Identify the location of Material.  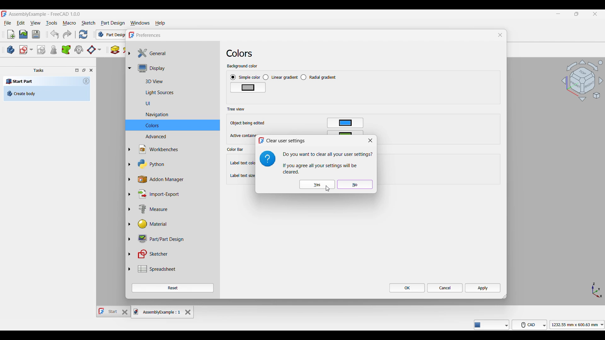
(147, 224).